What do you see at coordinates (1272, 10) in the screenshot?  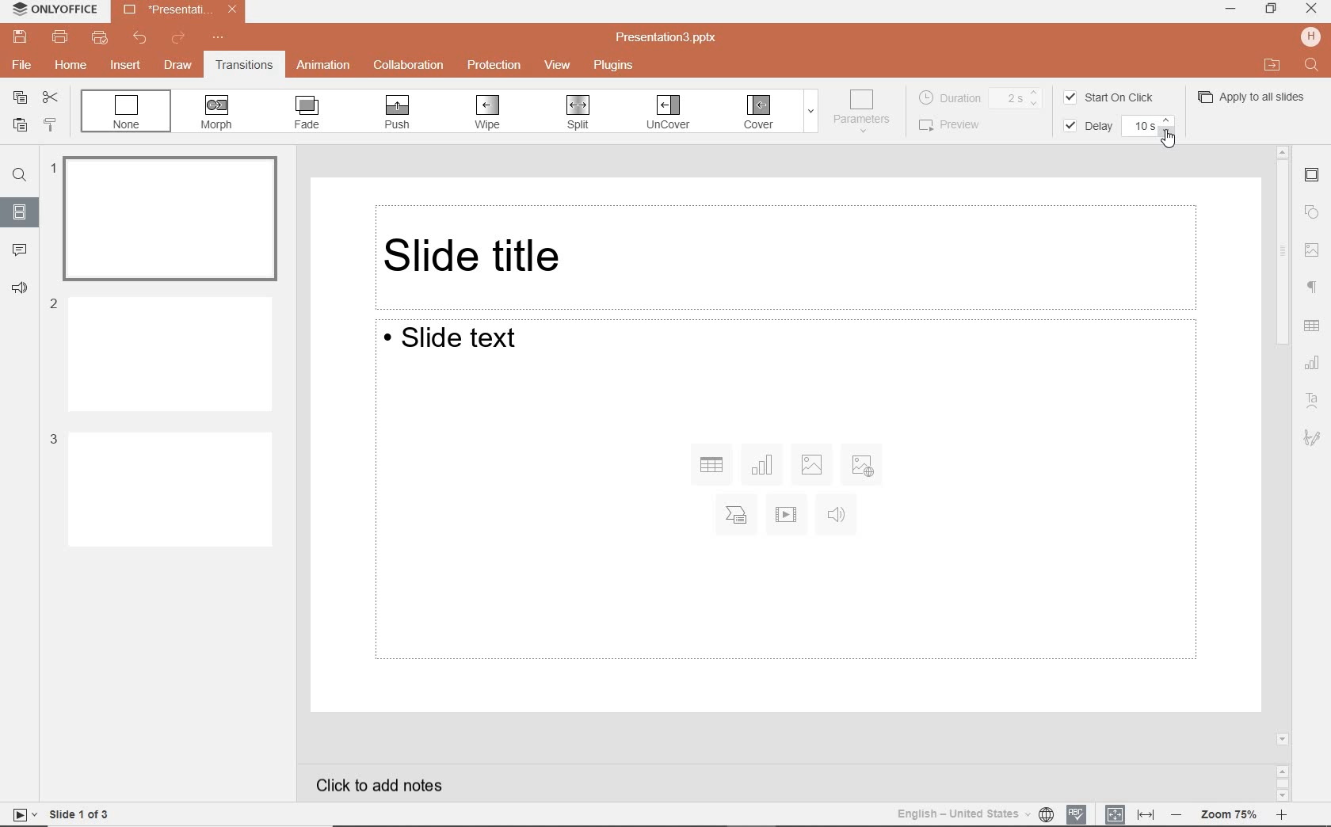 I see `RESTORE` at bounding box center [1272, 10].